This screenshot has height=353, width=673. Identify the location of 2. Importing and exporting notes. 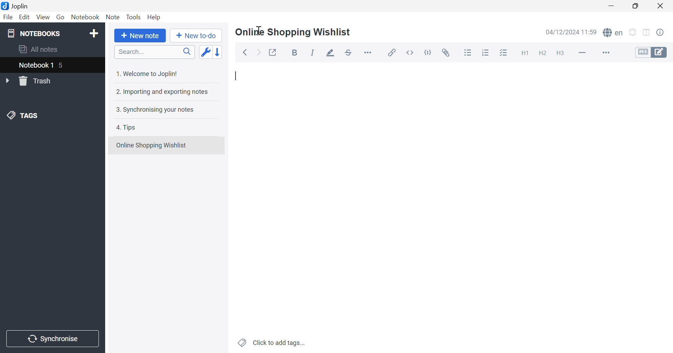
(163, 92).